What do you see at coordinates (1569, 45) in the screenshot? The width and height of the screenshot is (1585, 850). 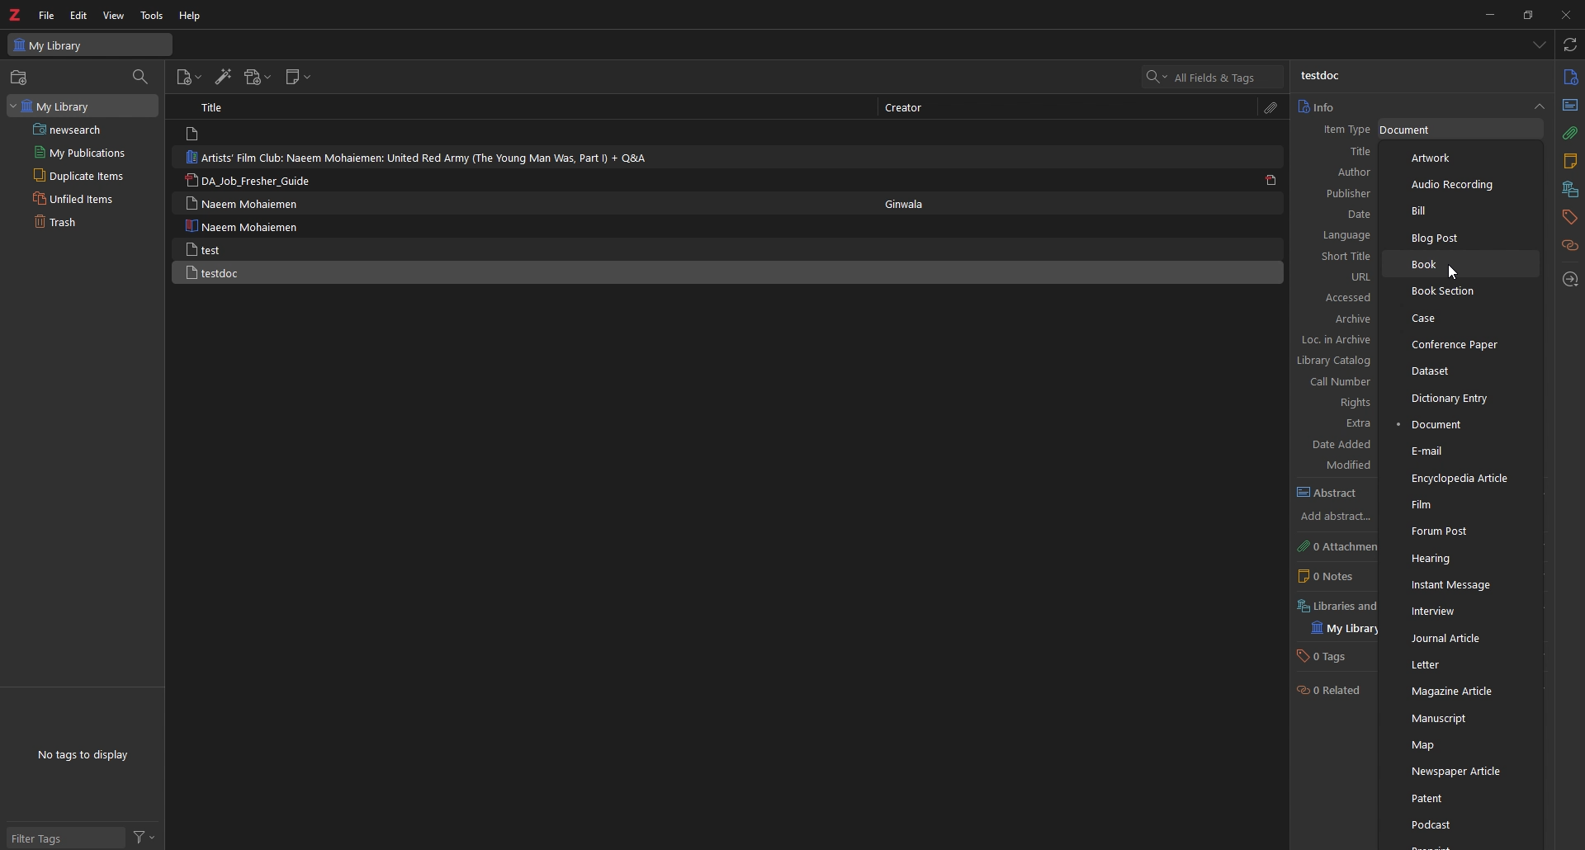 I see `sync with zotero.org` at bounding box center [1569, 45].